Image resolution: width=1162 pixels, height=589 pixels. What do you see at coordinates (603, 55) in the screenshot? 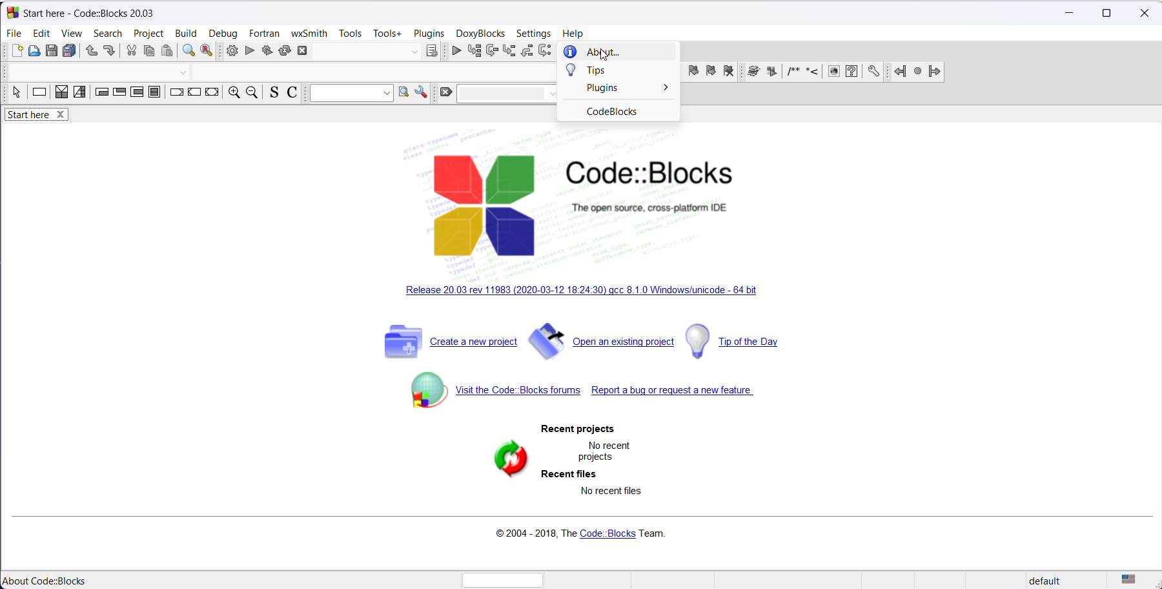
I see `cursor` at bounding box center [603, 55].